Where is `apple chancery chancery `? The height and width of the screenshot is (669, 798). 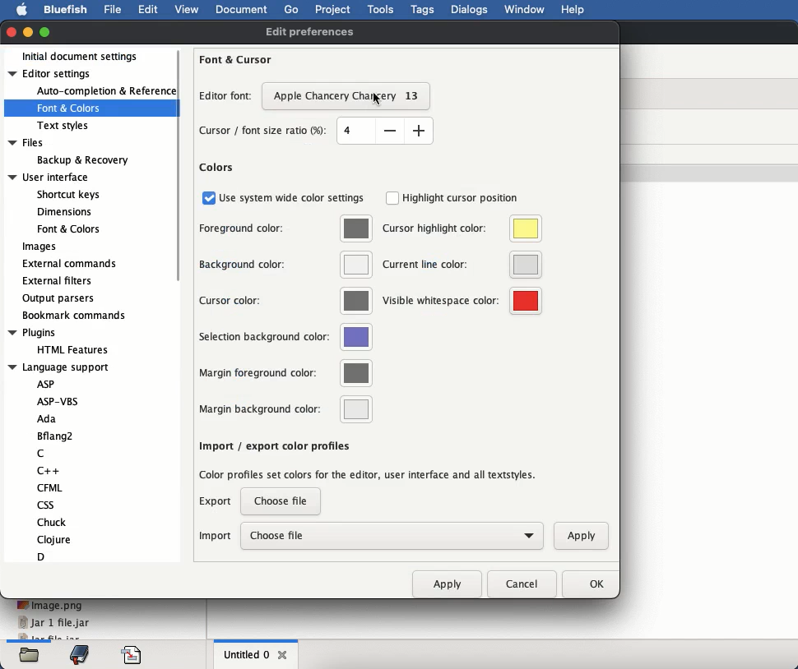
apple chancery chancery  is located at coordinates (349, 96).